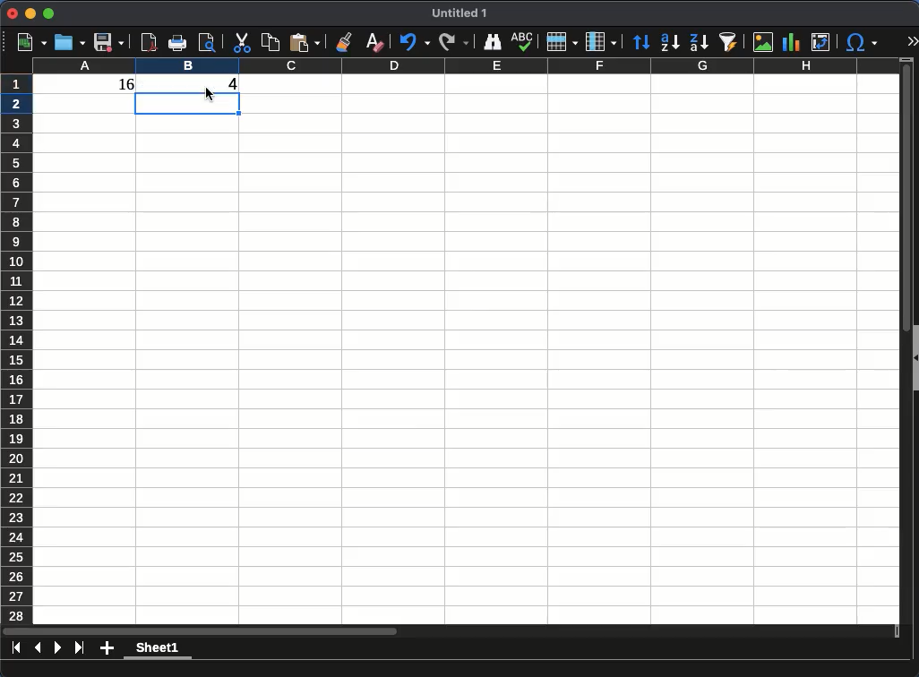 The image size is (919, 677). I want to click on save, so click(108, 44).